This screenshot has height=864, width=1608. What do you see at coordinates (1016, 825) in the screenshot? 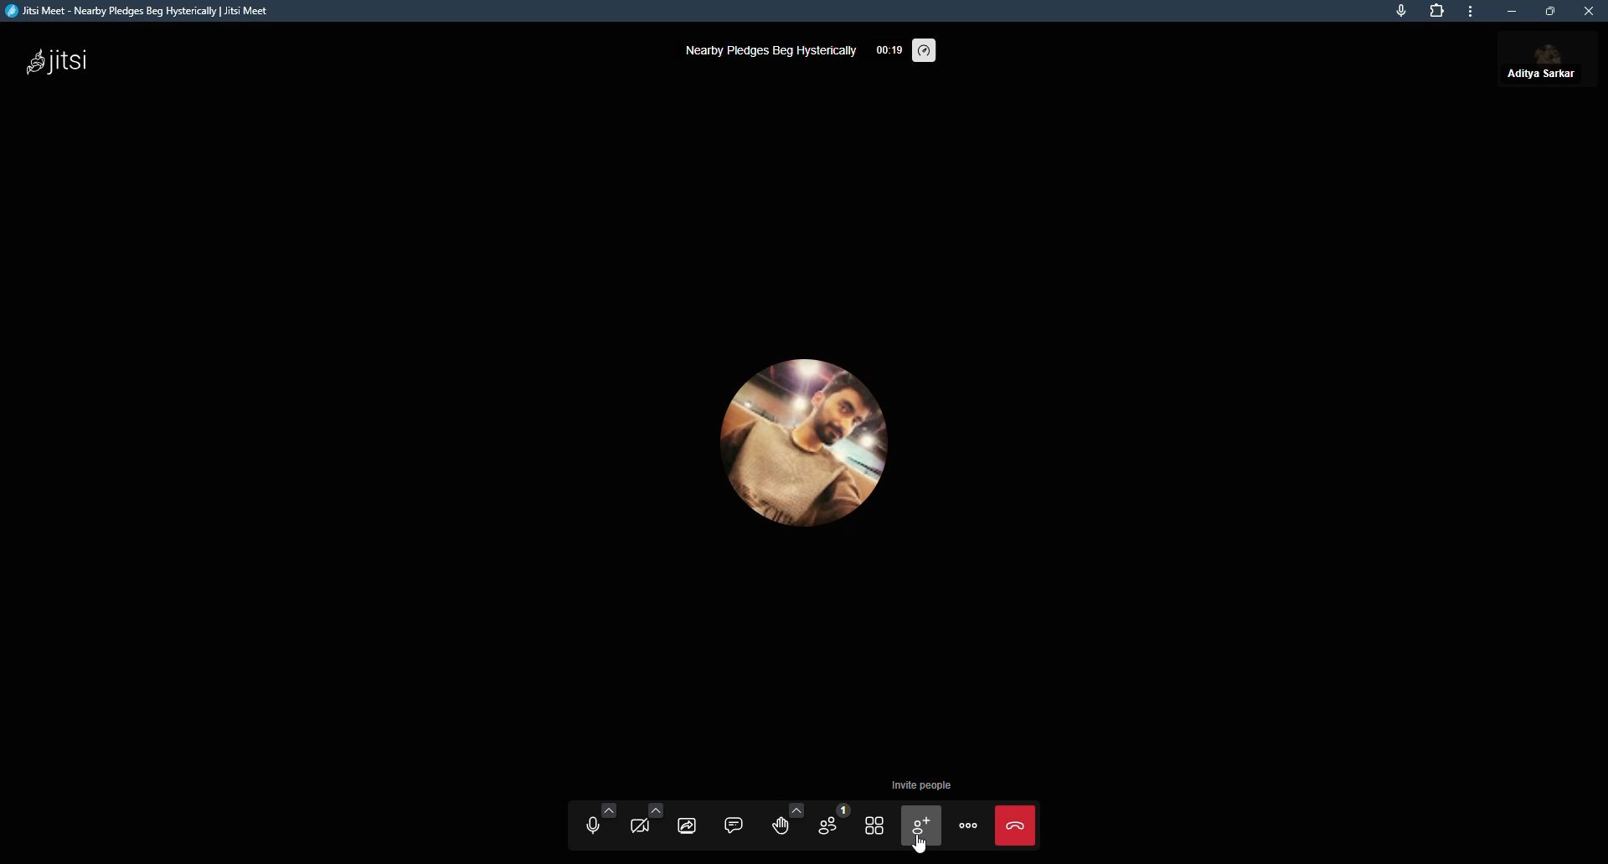
I see `leave the meeting` at bounding box center [1016, 825].